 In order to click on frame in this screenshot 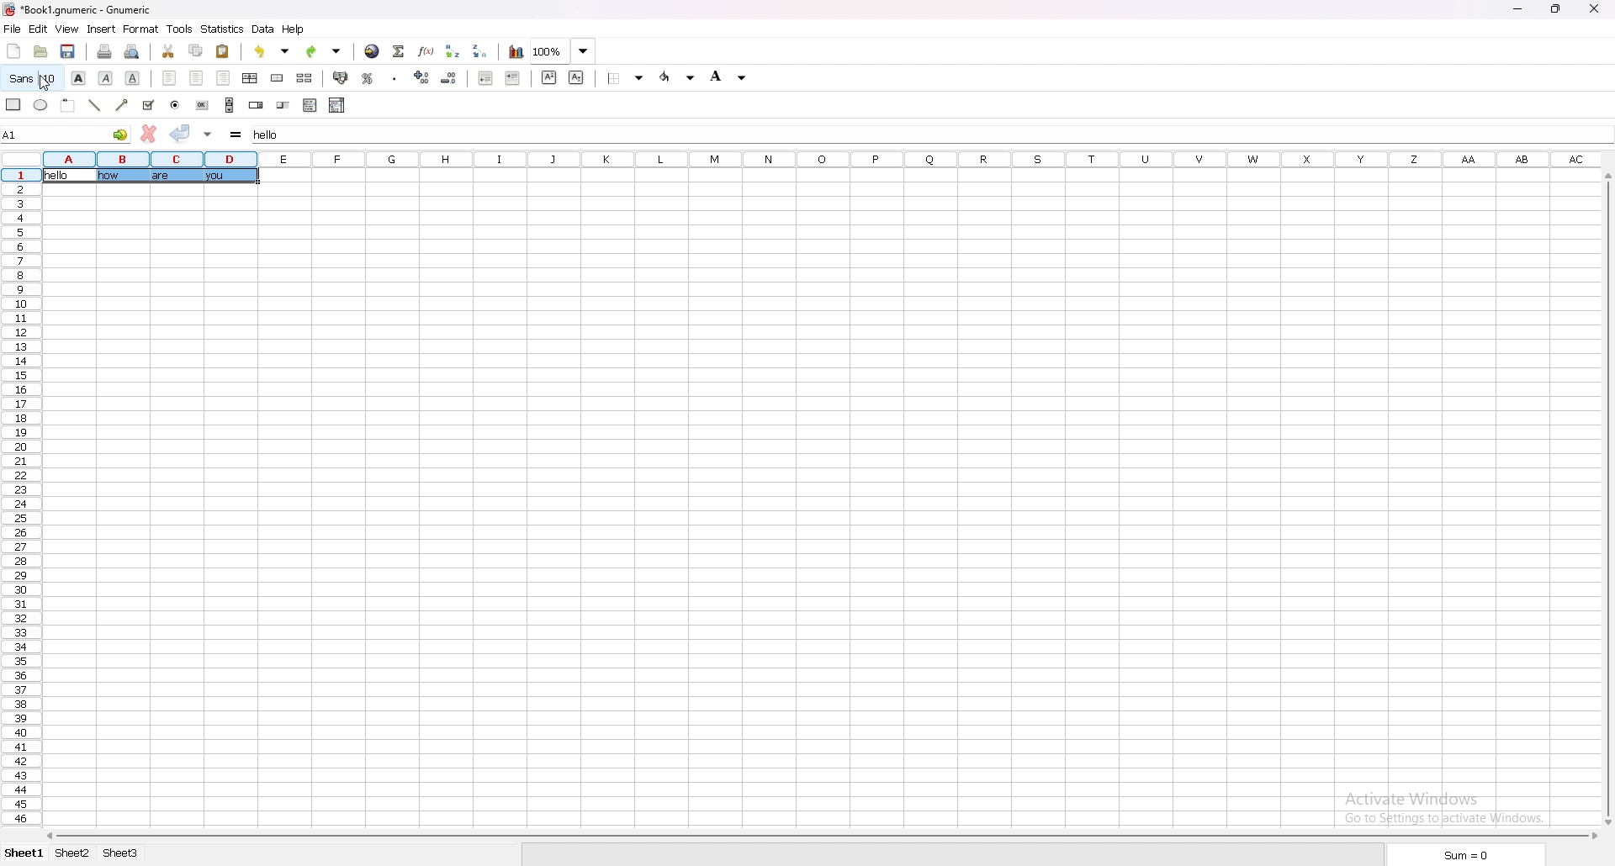, I will do `click(67, 105)`.